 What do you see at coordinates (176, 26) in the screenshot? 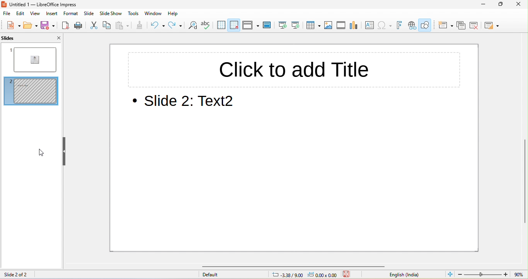
I see `redo` at bounding box center [176, 26].